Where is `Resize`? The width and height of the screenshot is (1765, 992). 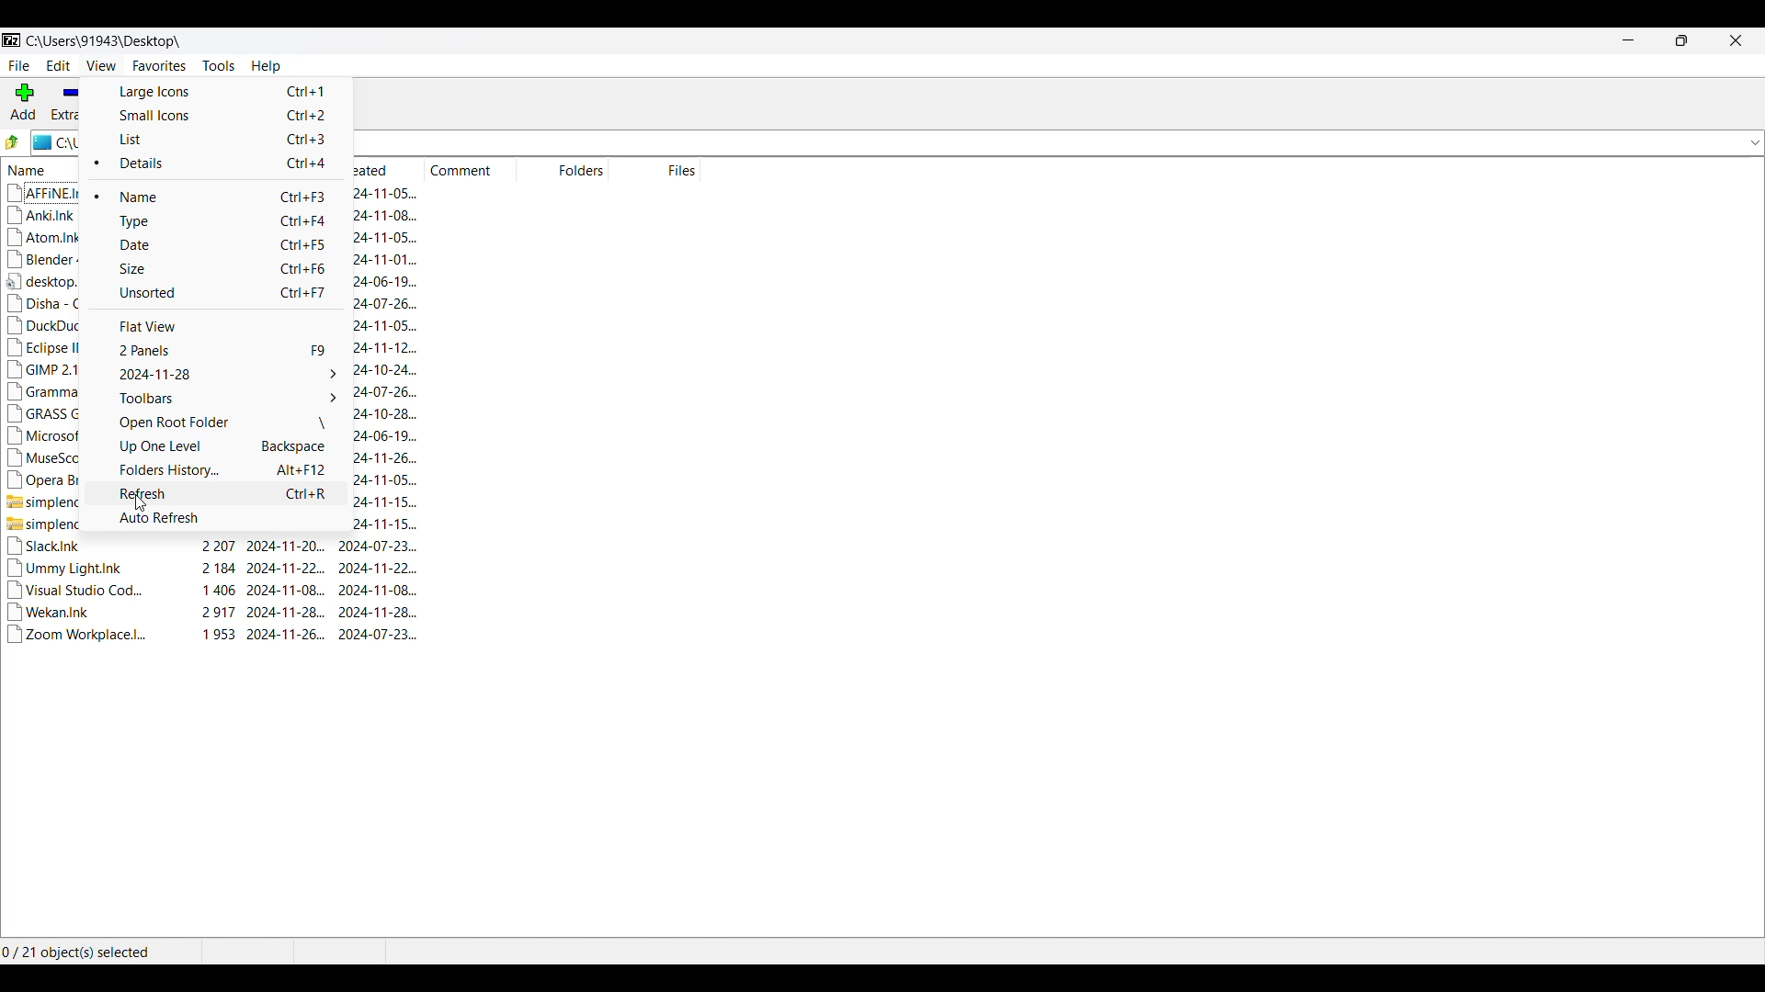 Resize is located at coordinates (1681, 40).